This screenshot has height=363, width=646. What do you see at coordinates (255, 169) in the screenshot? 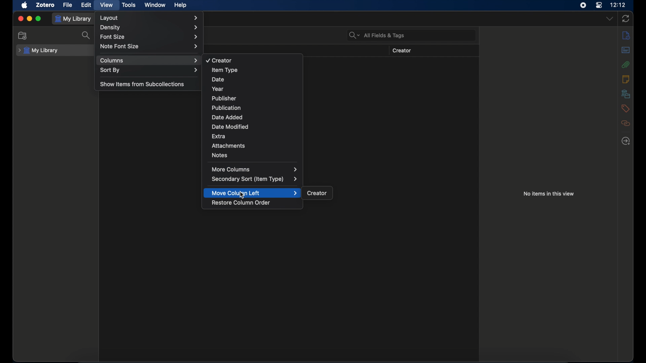
I see `more columns` at bounding box center [255, 169].